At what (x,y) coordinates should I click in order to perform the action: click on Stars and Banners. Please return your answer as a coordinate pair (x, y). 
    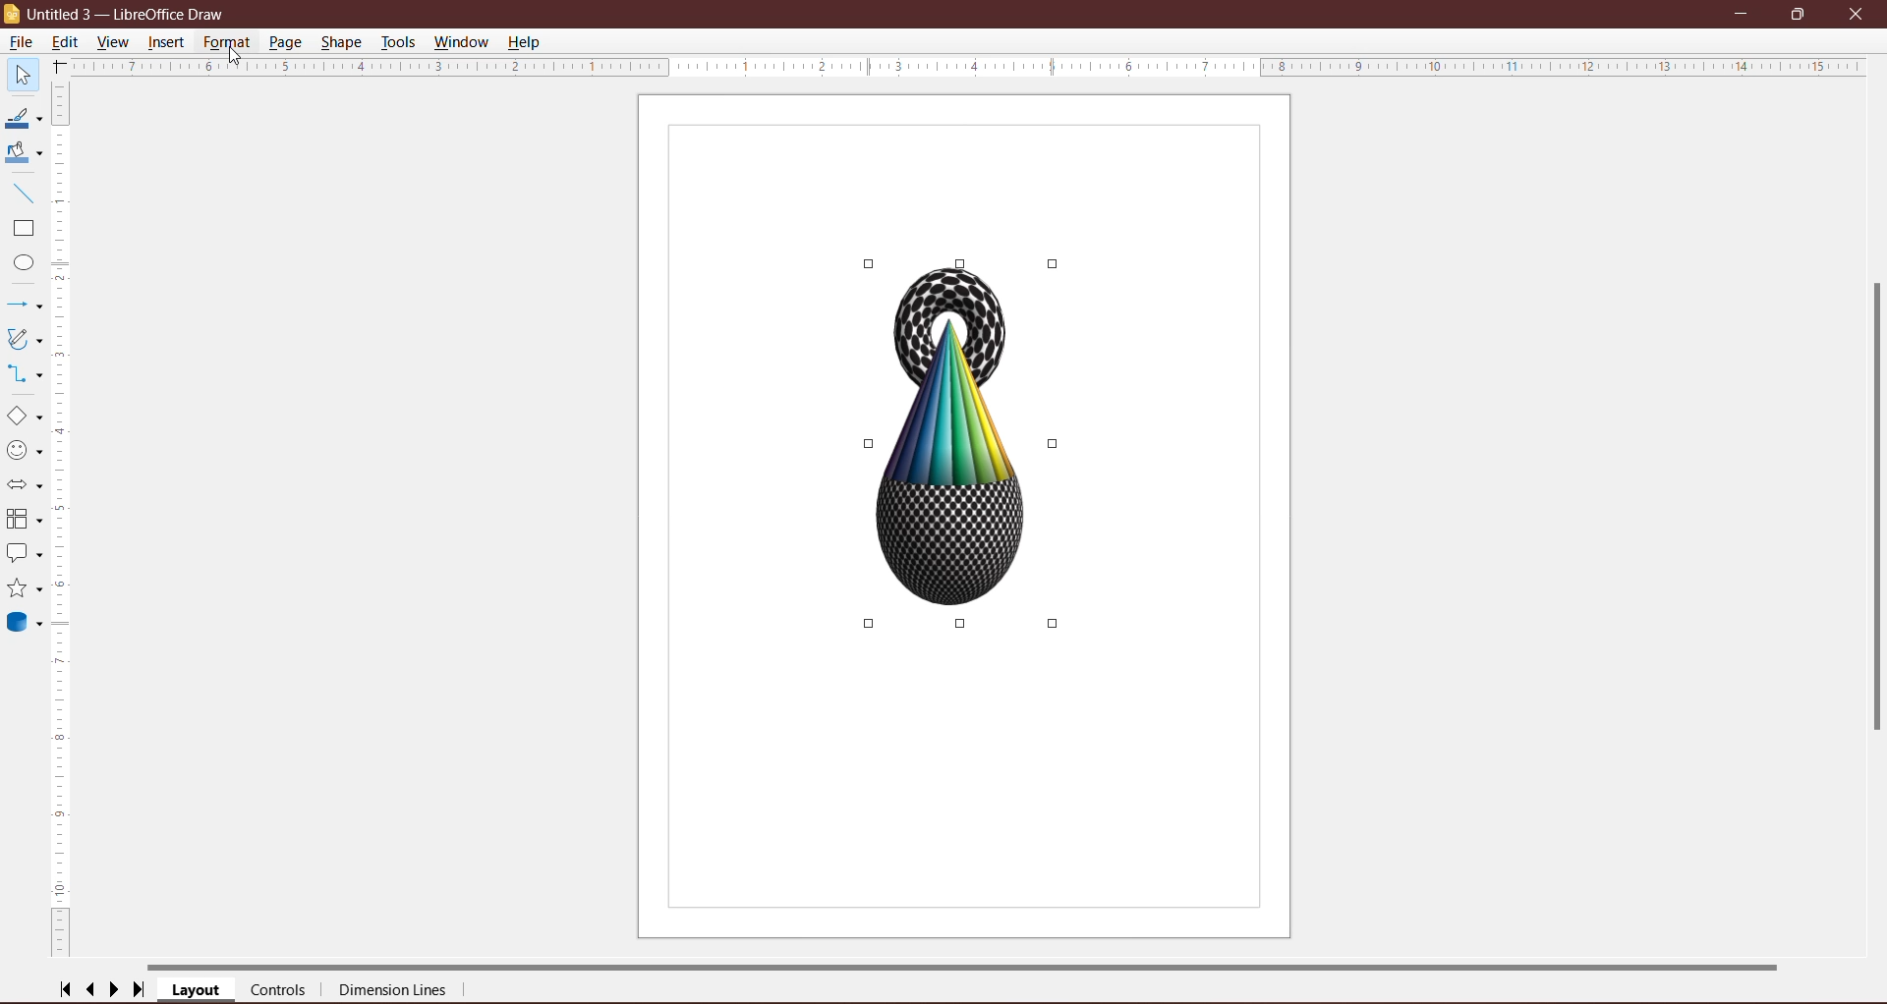
    Looking at the image, I should click on (25, 588).